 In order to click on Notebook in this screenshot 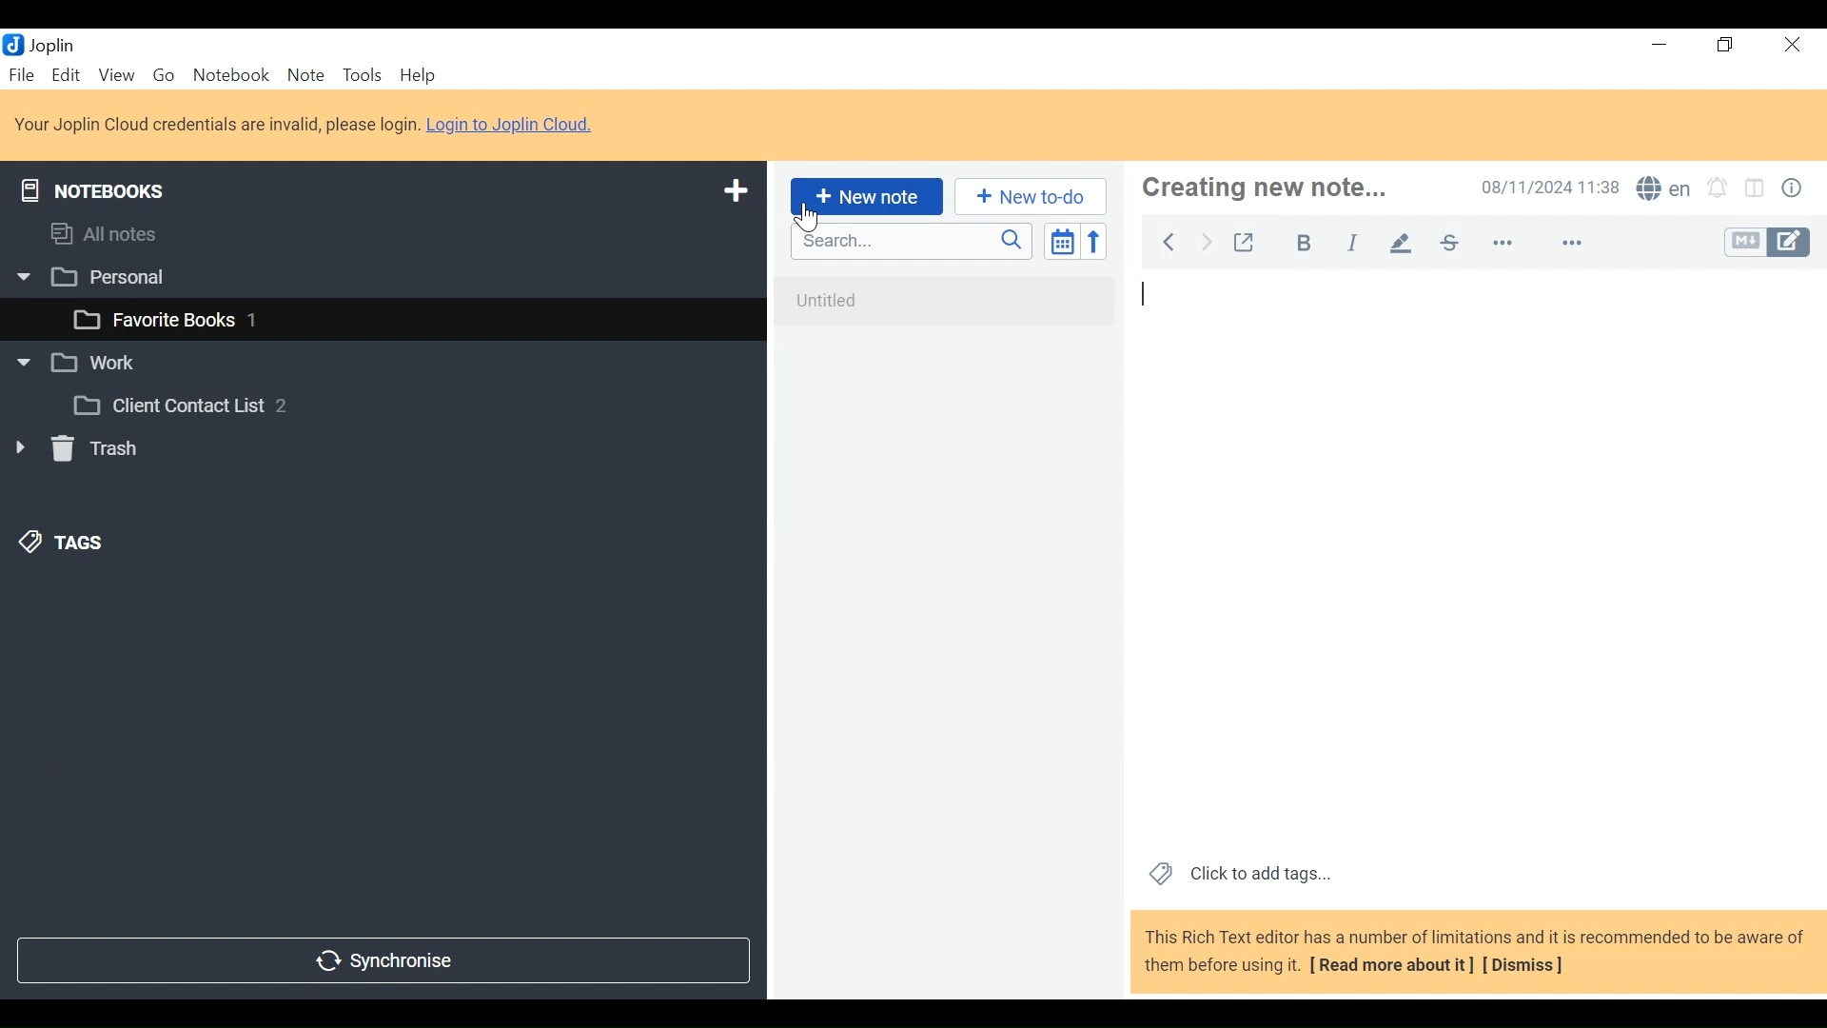, I will do `click(230, 76)`.